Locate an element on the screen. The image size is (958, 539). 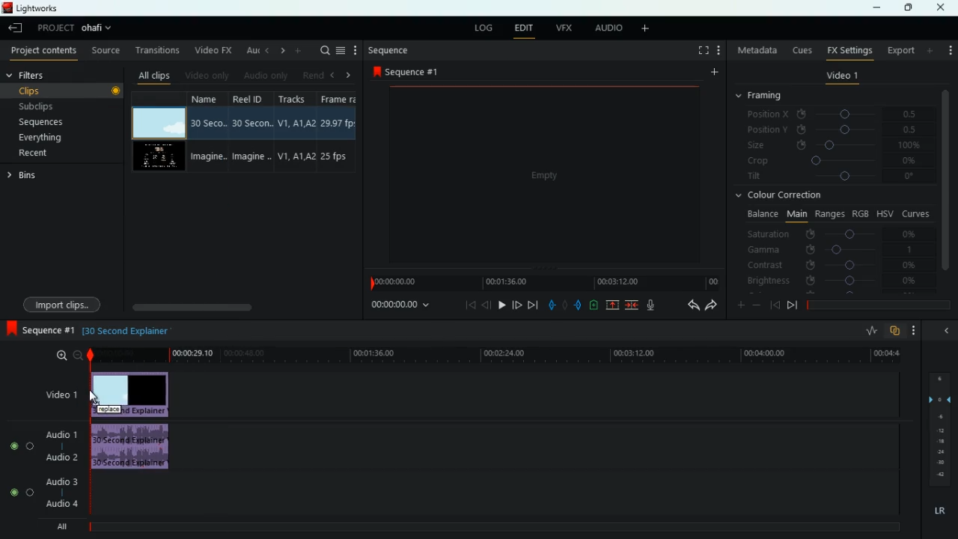
play is located at coordinates (502, 305).